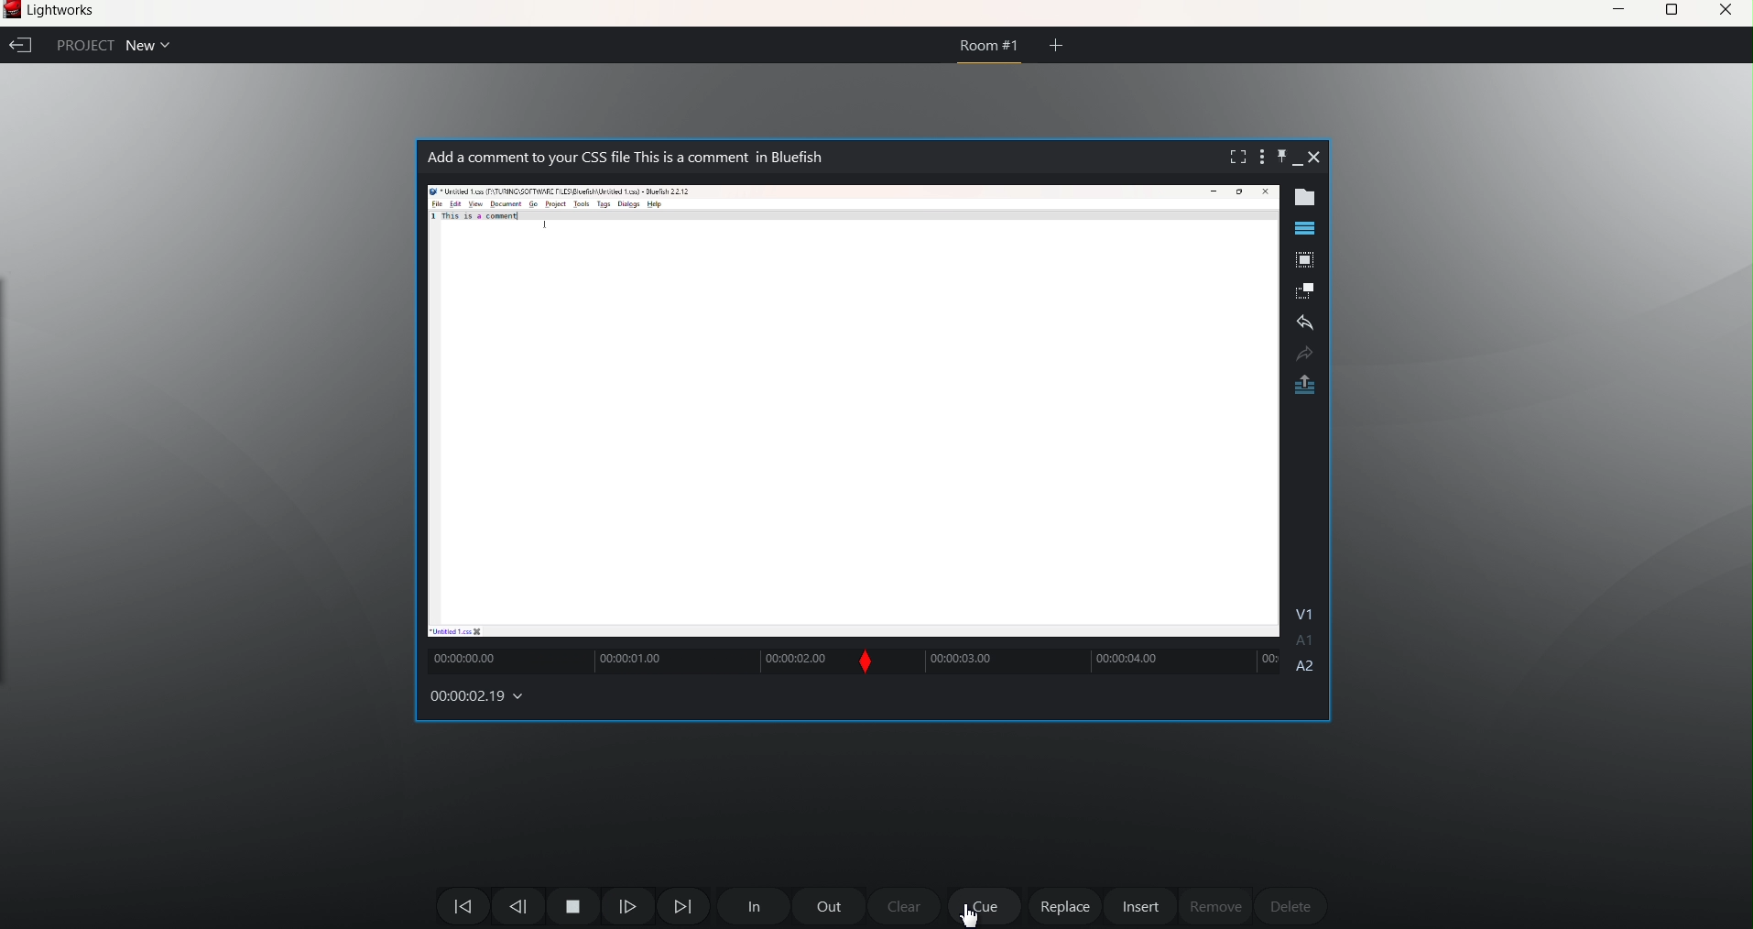 The width and height of the screenshot is (1753, 929). I want to click on fullscreen, so click(1234, 157).